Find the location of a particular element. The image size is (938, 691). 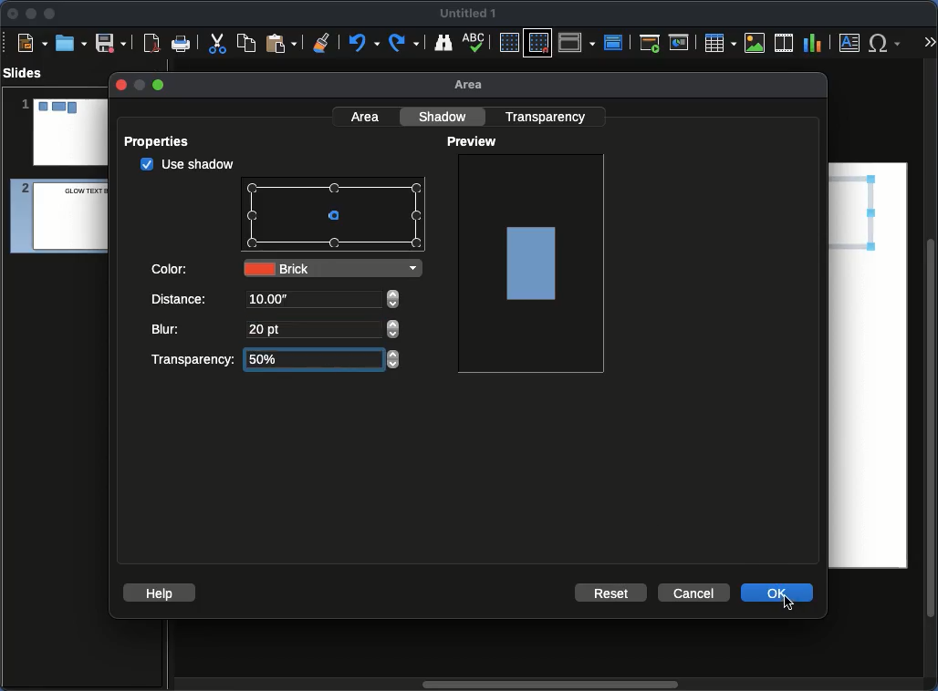

Area is located at coordinates (367, 116).